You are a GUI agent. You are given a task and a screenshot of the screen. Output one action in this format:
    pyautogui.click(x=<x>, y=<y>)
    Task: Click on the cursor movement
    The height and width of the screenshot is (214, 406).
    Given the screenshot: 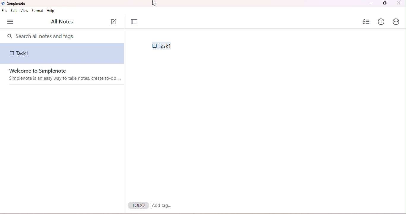 What is the action you would take?
    pyautogui.click(x=154, y=4)
    